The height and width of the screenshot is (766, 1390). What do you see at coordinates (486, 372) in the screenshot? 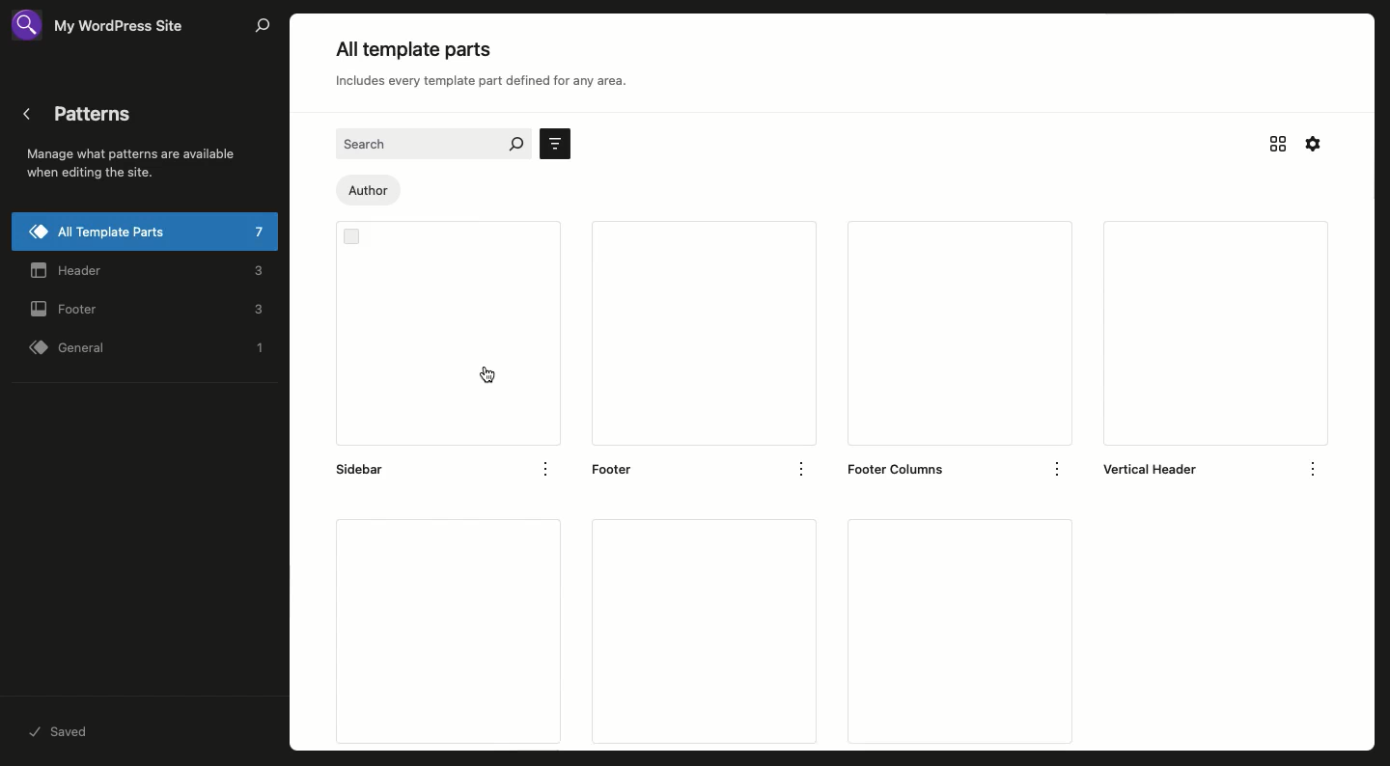
I see `cursor` at bounding box center [486, 372].